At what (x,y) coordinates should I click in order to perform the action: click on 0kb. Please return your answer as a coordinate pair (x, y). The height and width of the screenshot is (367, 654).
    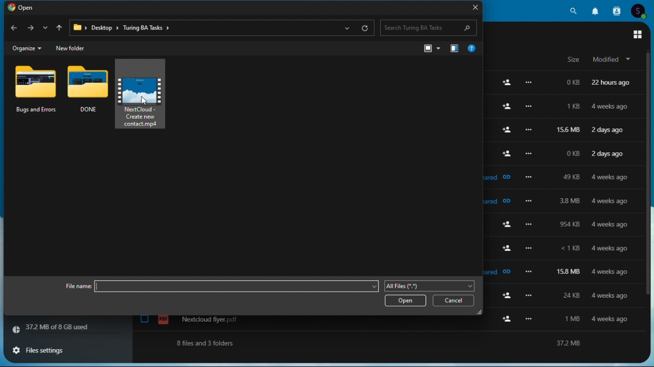
    Looking at the image, I should click on (571, 82).